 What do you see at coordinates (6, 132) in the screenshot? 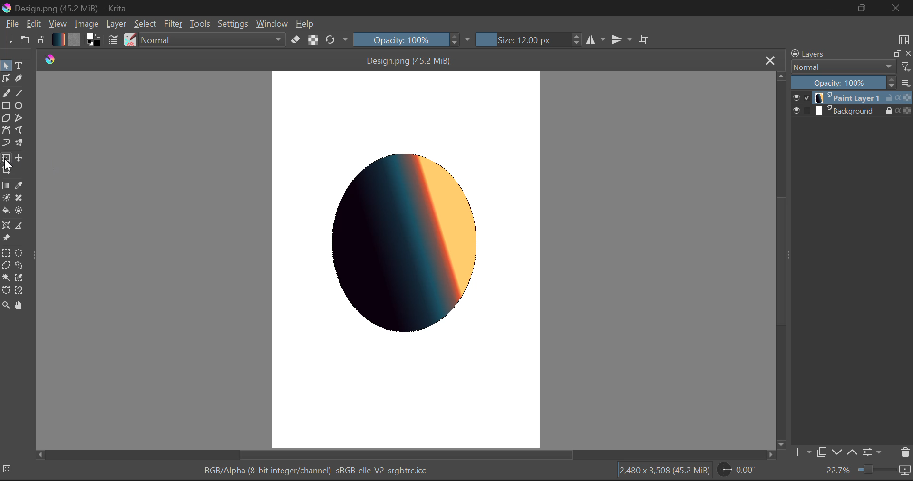
I see `Bezier Curve` at bounding box center [6, 132].